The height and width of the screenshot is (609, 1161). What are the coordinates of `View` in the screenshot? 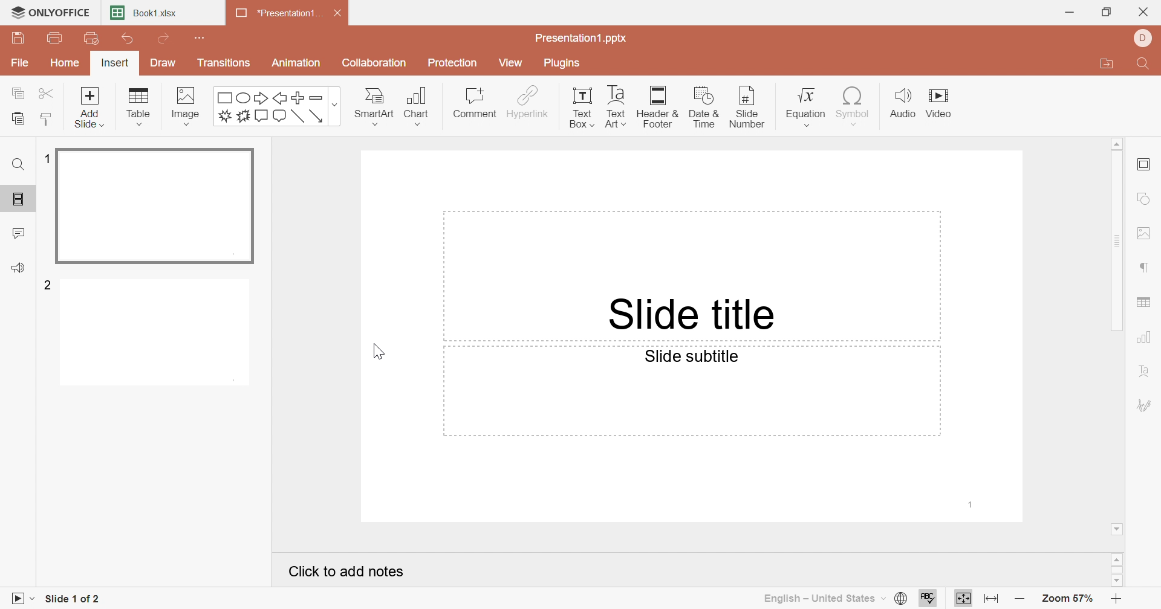 It's located at (510, 62).